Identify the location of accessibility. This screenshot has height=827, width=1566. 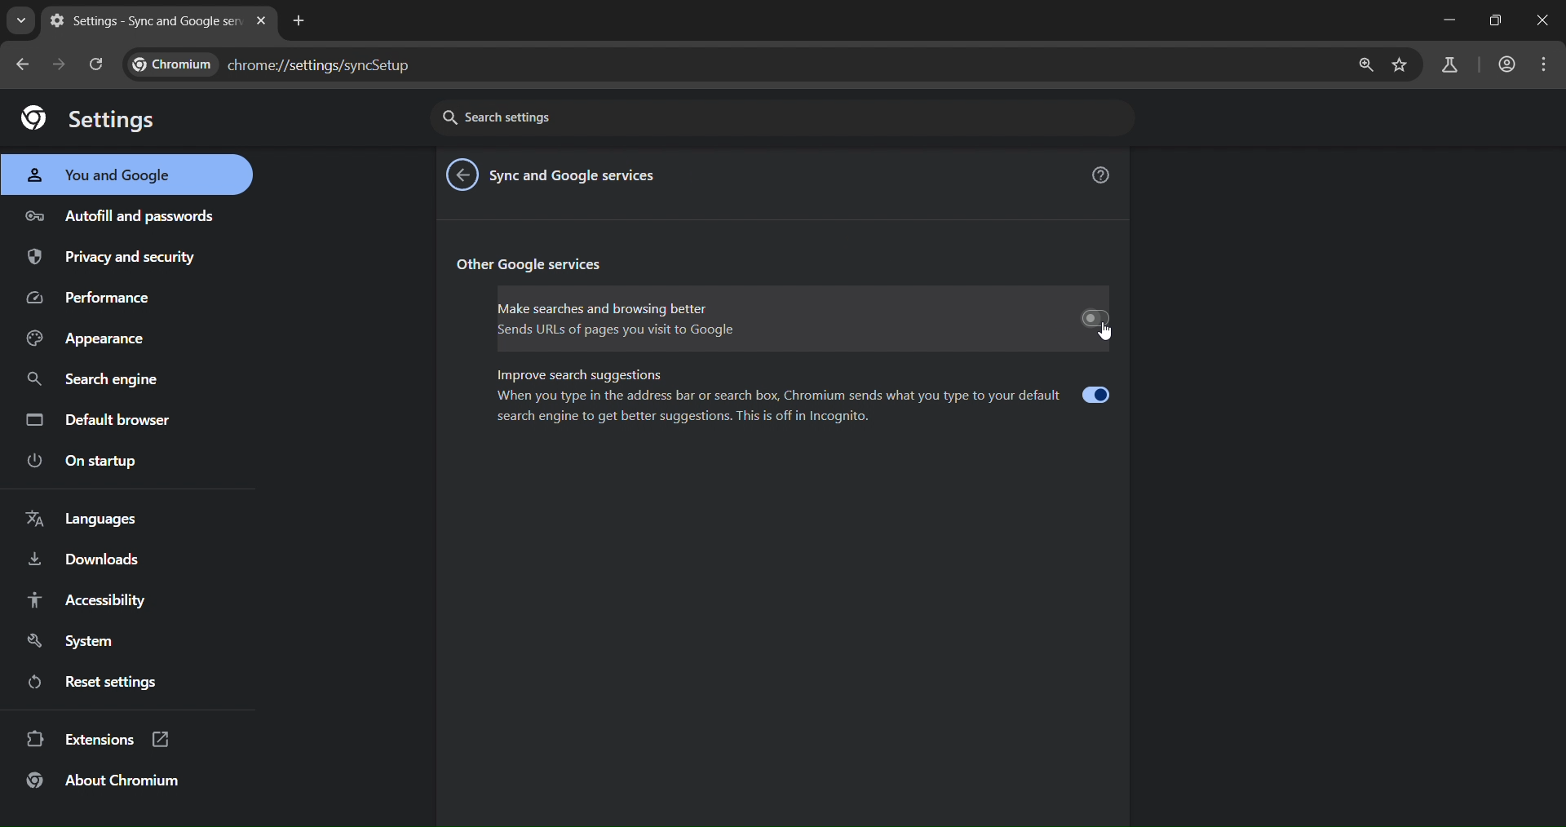
(91, 601).